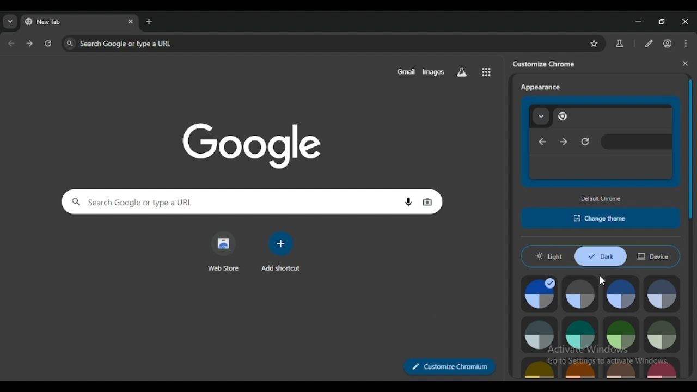 Image resolution: width=697 pixels, height=392 pixels. What do you see at coordinates (486, 72) in the screenshot?
I see `google apps` at bounding box center [486, 72].